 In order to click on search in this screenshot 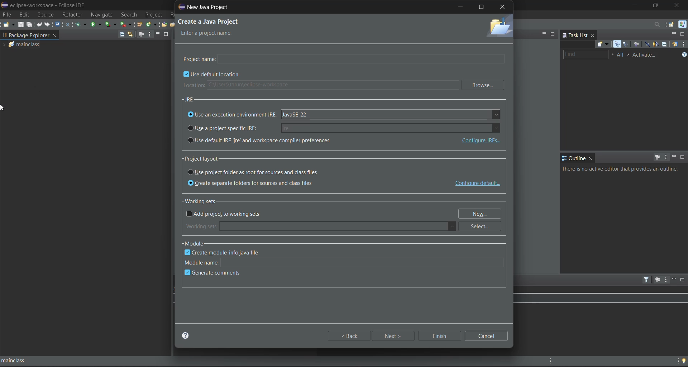, I will do `click(129, 15)`.